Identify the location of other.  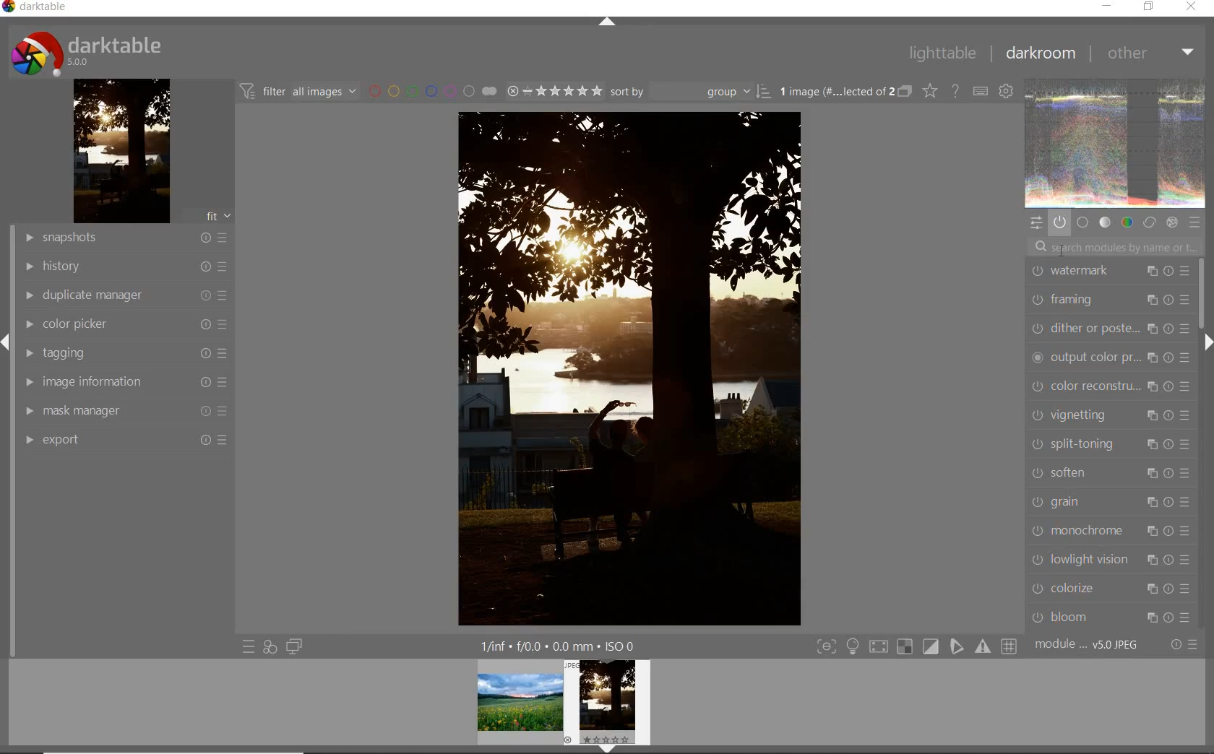
(1148, 52).